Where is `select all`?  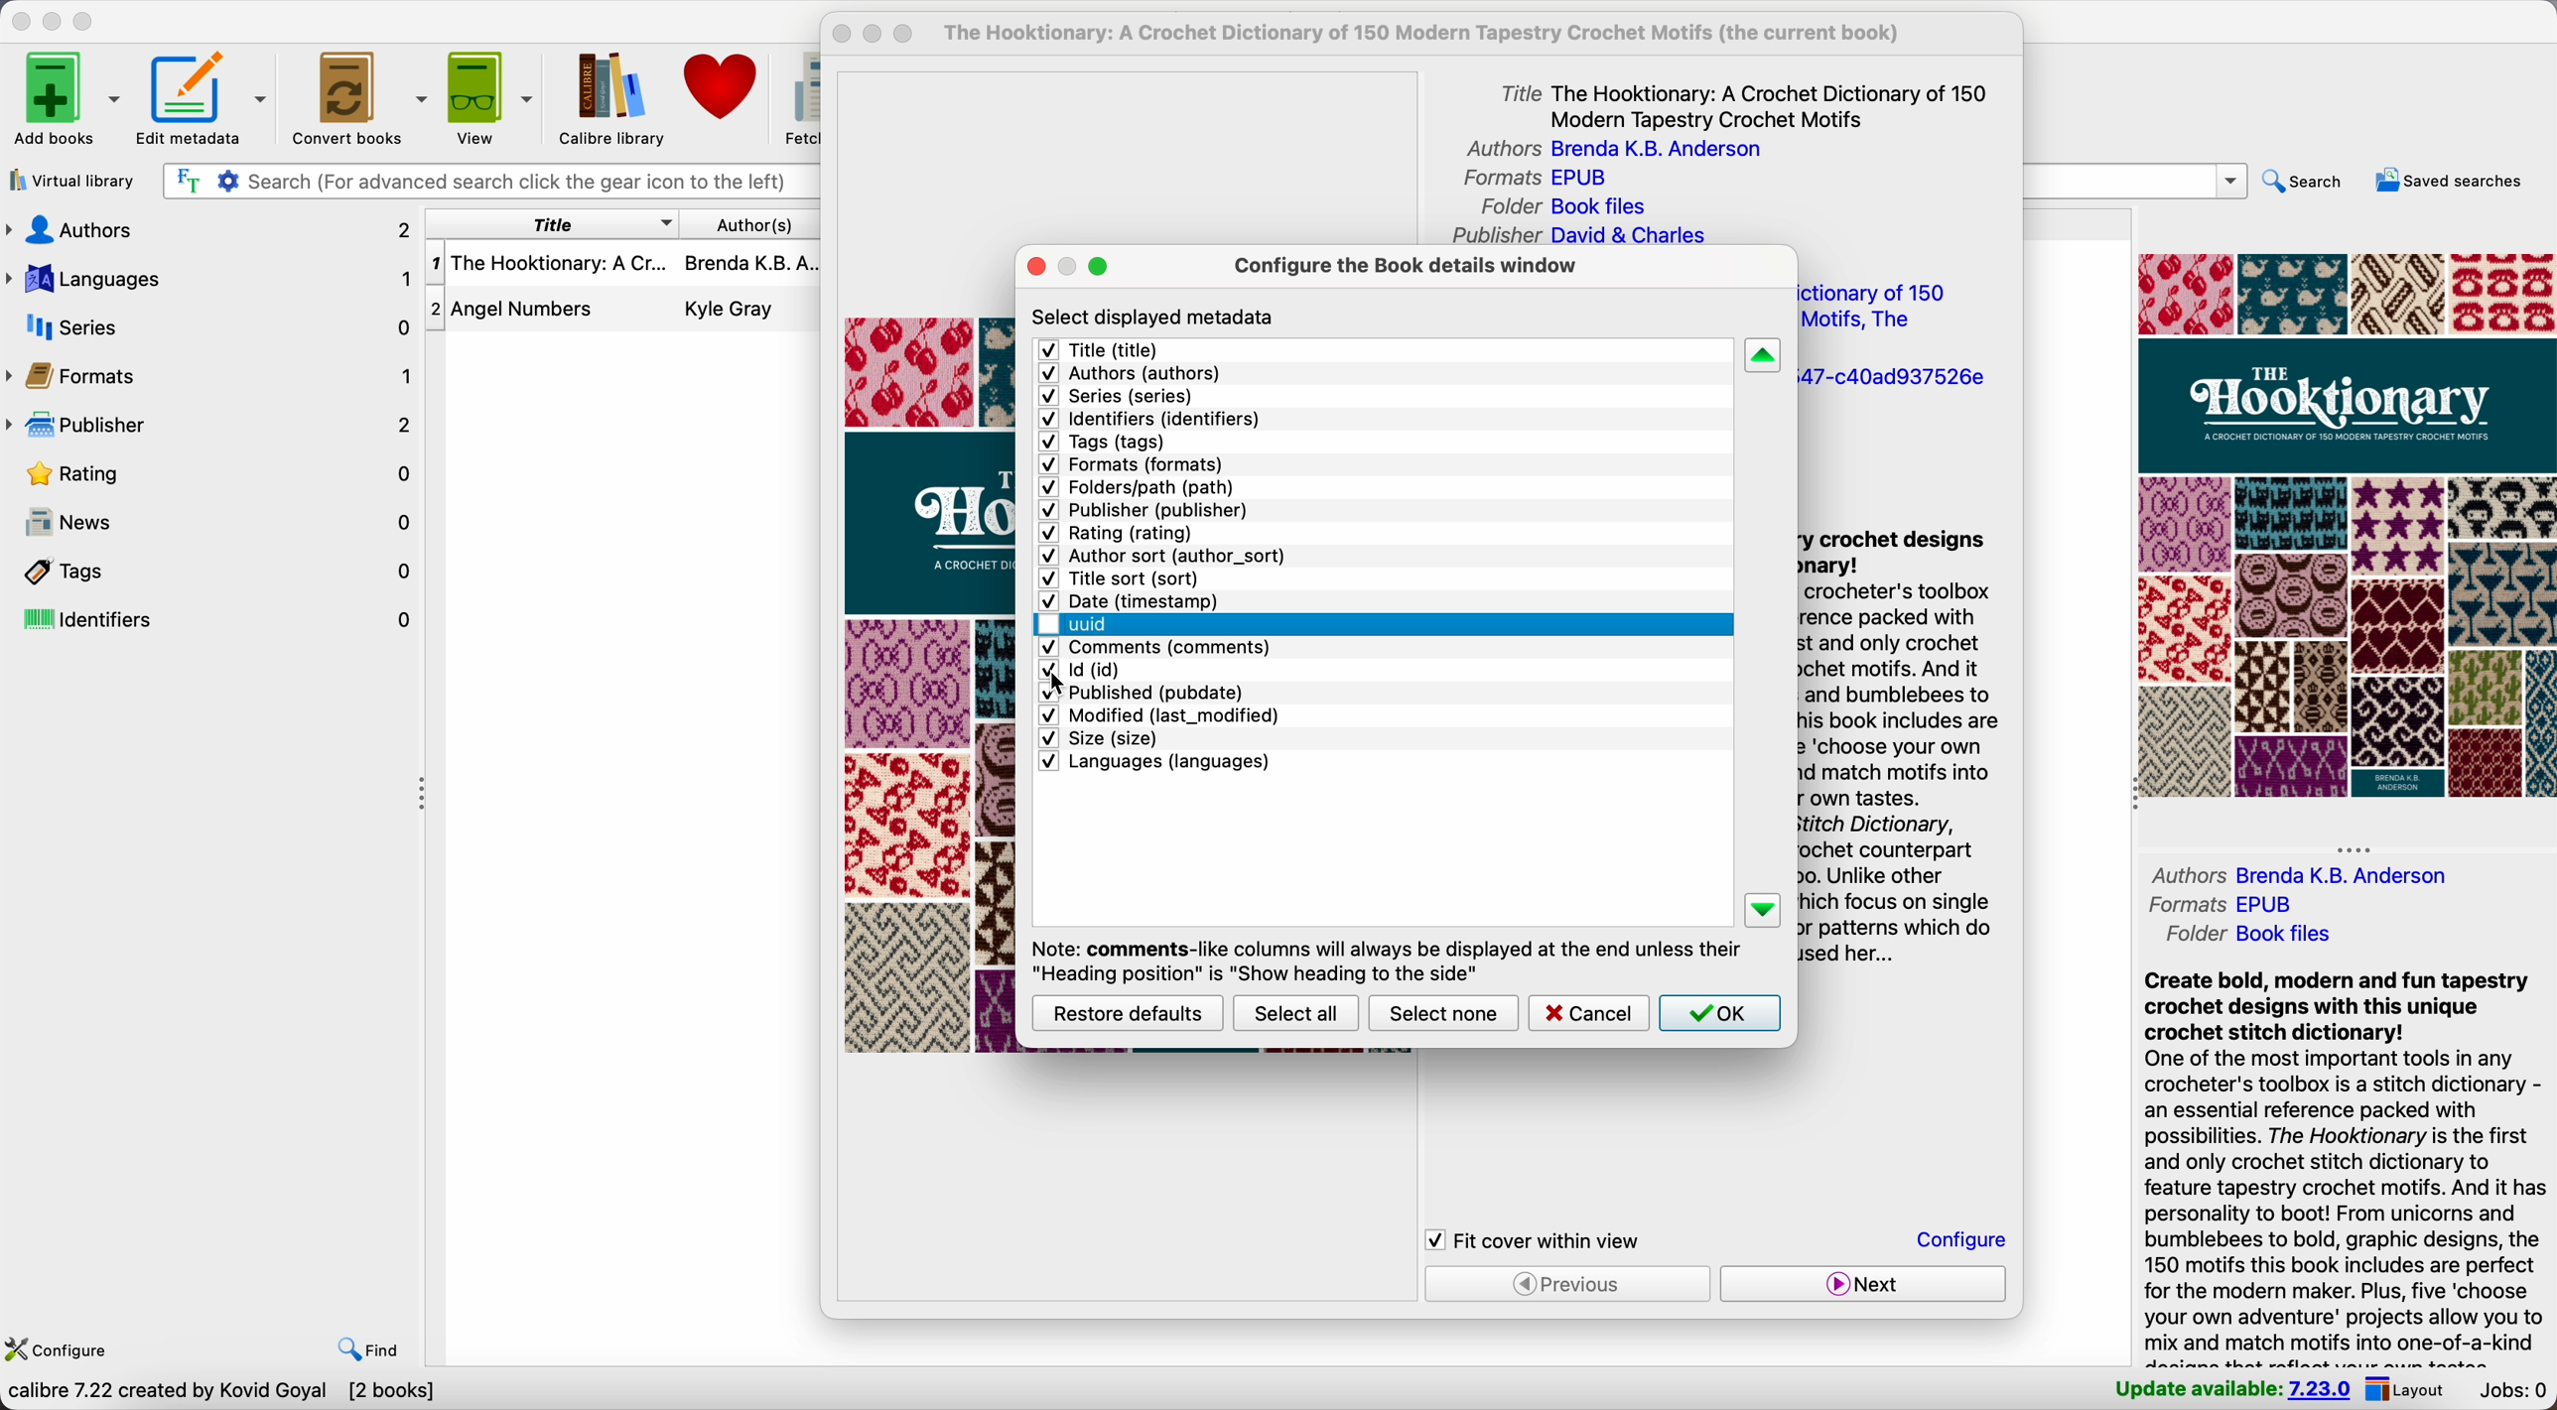
select all is located at coordinates (1294, 1013).